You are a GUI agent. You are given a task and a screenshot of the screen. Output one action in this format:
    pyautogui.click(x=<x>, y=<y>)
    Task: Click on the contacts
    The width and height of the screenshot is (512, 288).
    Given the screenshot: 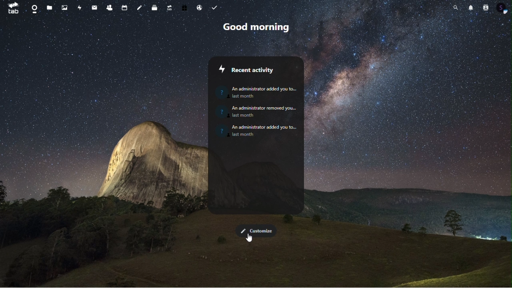 What is the action you would take?
    pyautogui.click(x=110, y=8)
    